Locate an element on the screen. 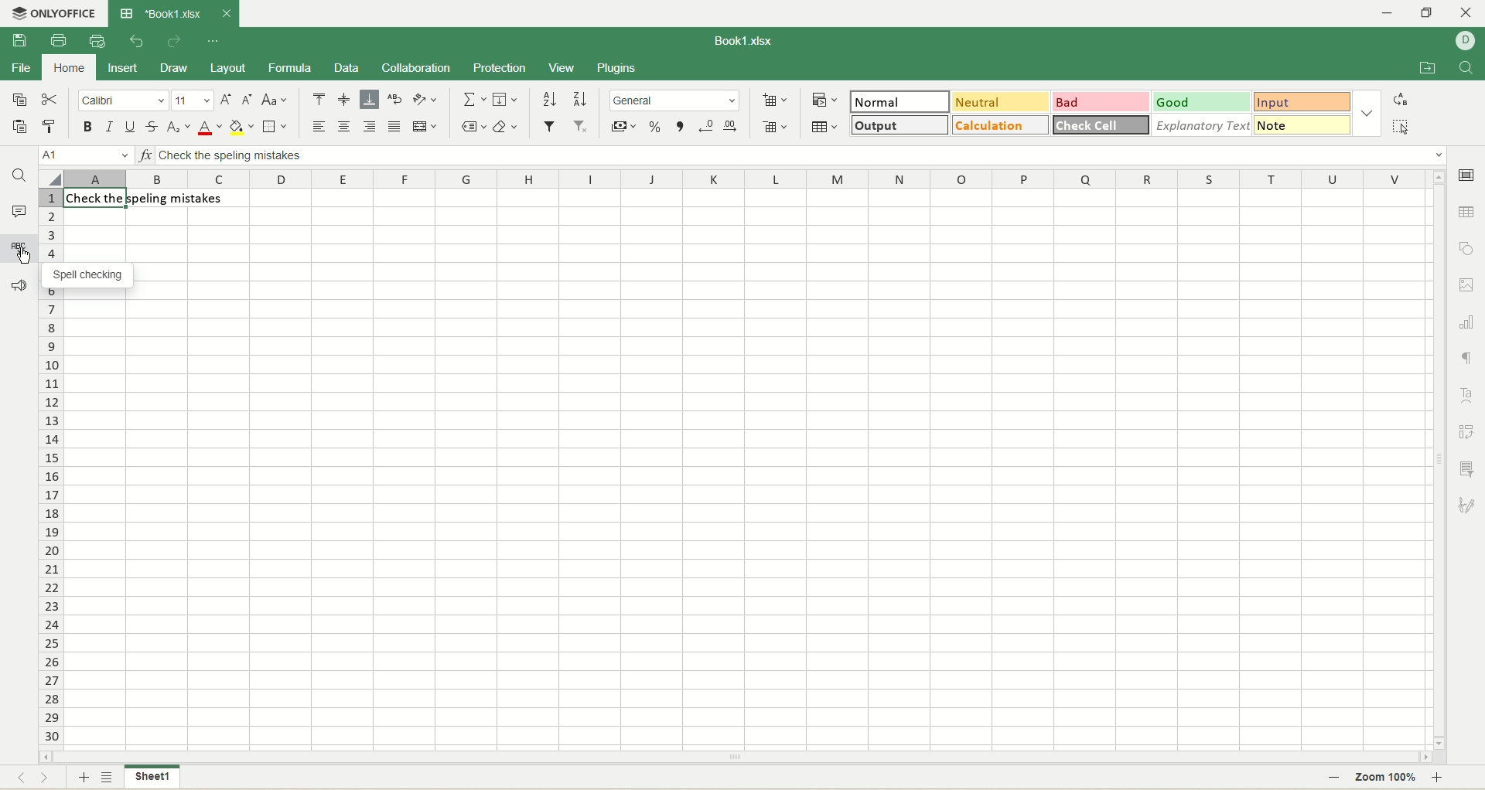  comma style is located at coordinates (681, 127).